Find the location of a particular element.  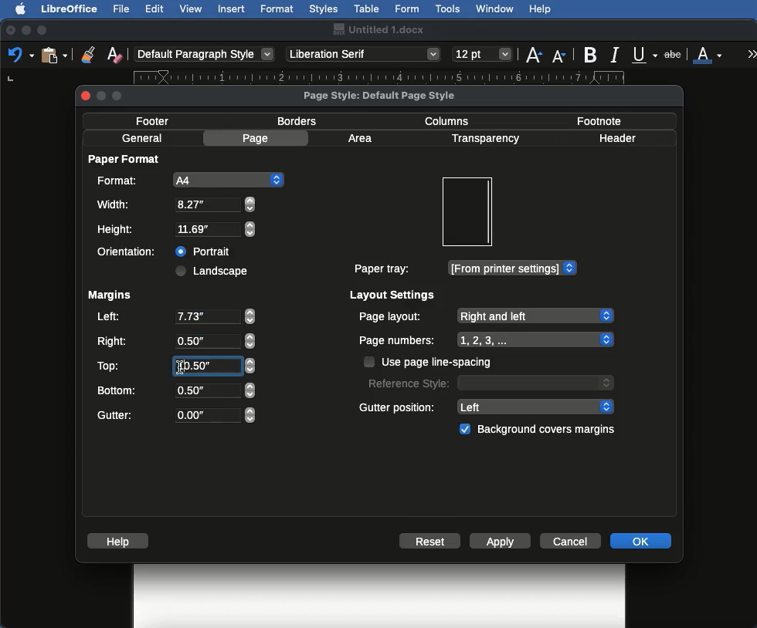

A4 is located at coordinates (188, 180).